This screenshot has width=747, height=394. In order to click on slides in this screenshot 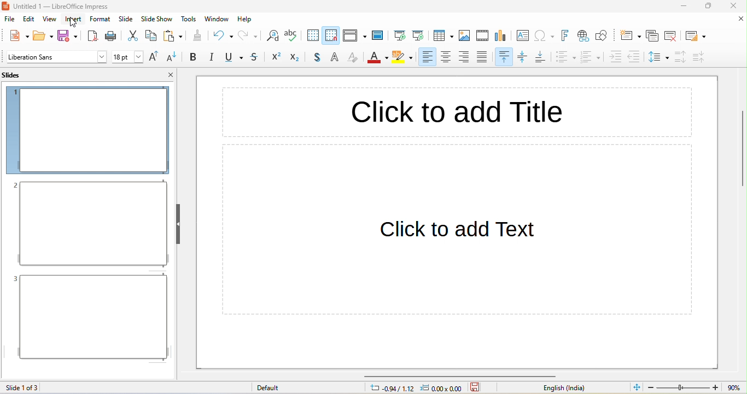, I will do `click(17, 75)`.